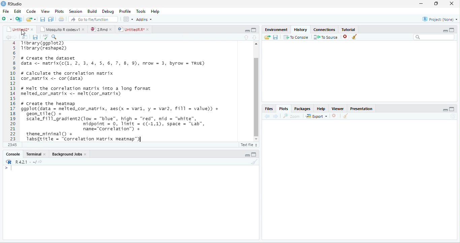  I want to click on Backgroun jobs, so click(73, 154).